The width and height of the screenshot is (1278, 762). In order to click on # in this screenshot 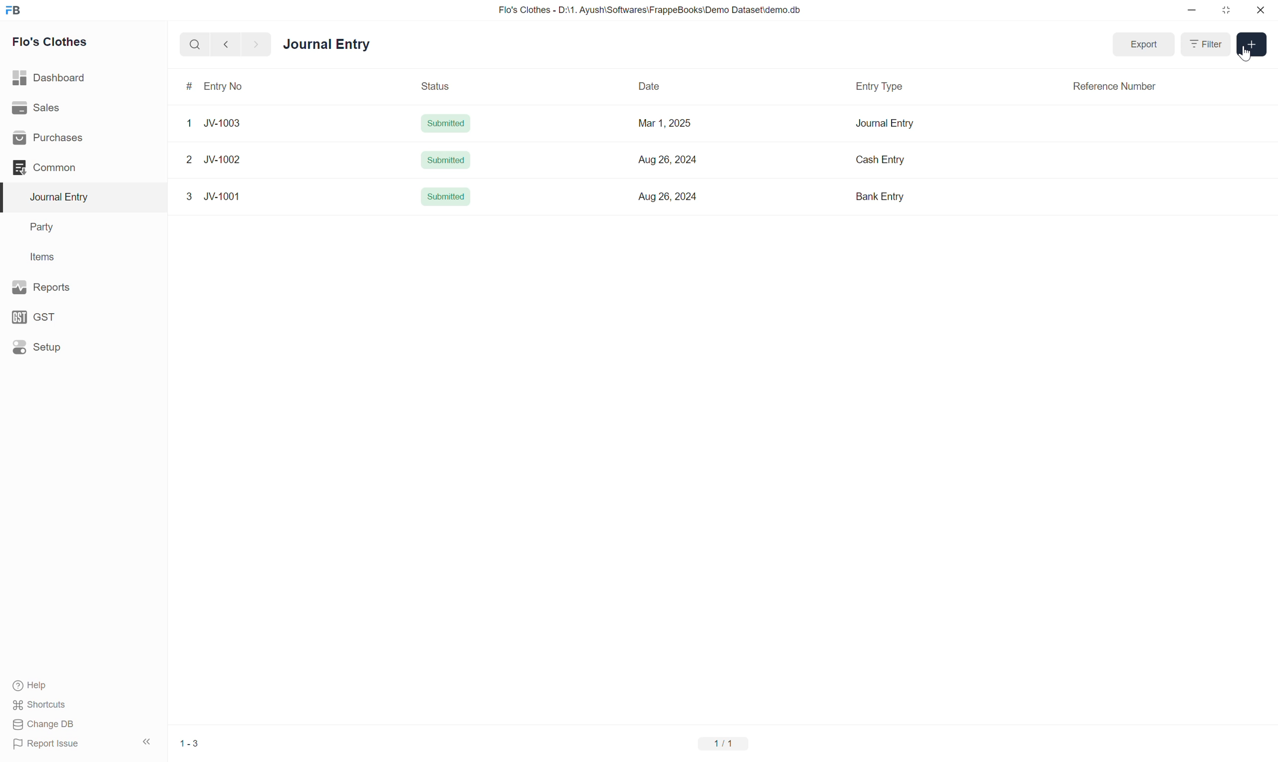, I will do `click(190, 86)`.